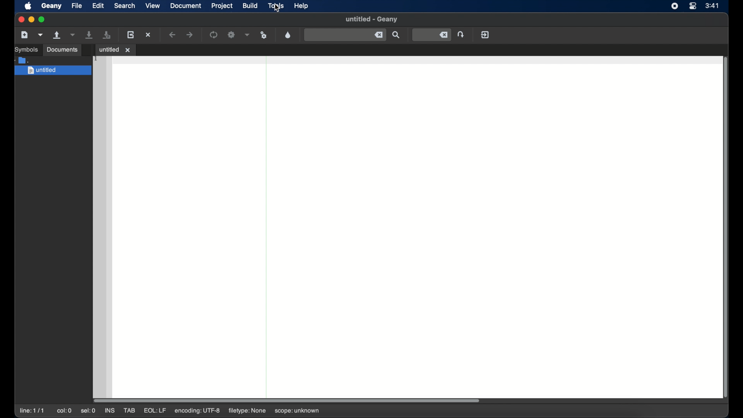 The width and height of the screenshot is (743, 418). I want to click on compile the current file, so click(214, 34).